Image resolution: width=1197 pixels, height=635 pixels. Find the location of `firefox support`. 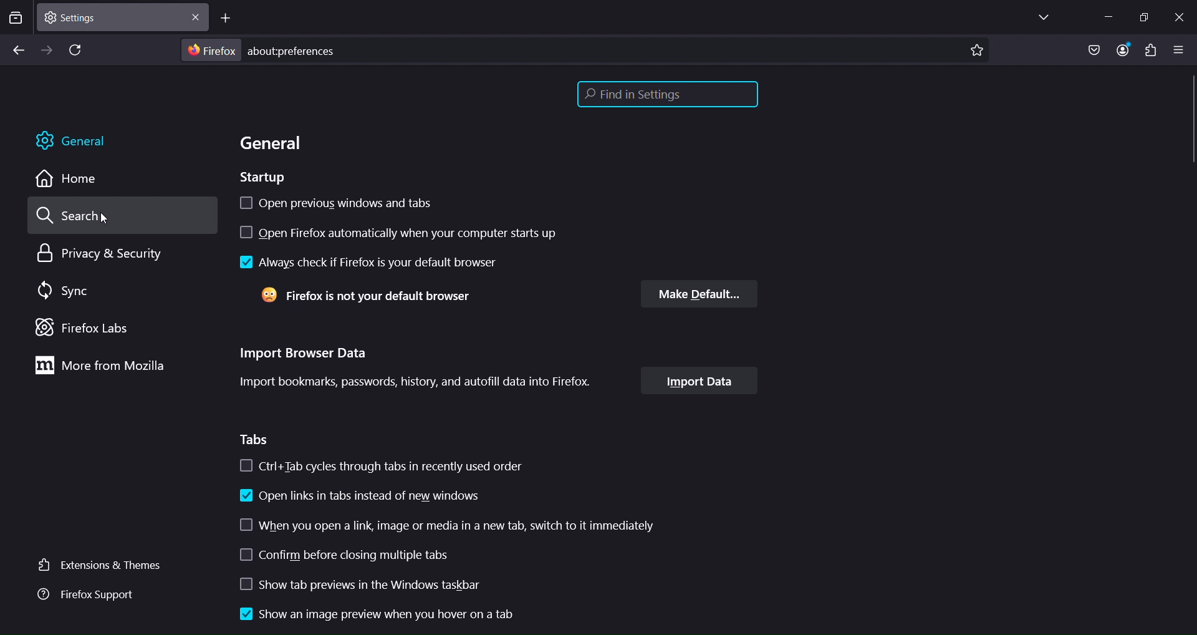

firefox support is located at coordinates (92, 594).